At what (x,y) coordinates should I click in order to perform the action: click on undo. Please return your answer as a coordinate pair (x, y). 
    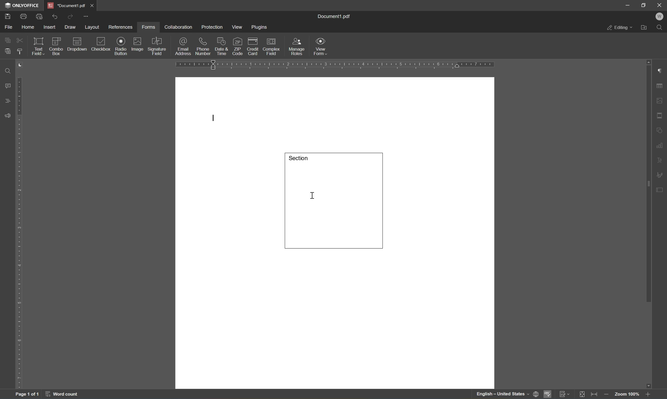
    Looking at the image, I should click on (56, 16).